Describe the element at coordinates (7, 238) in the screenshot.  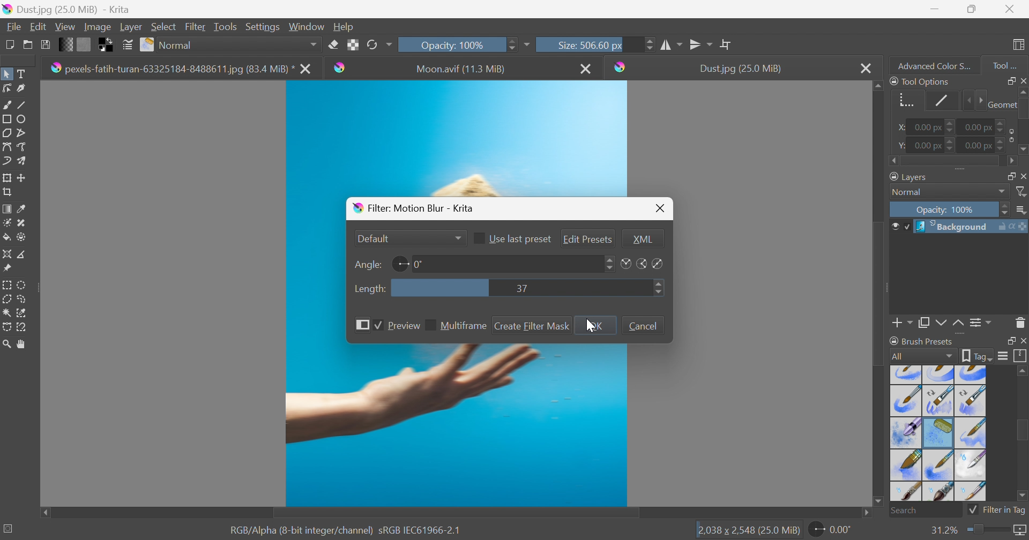
I see `Fill a contiguous area of color with a color or a fill selection` at that location.